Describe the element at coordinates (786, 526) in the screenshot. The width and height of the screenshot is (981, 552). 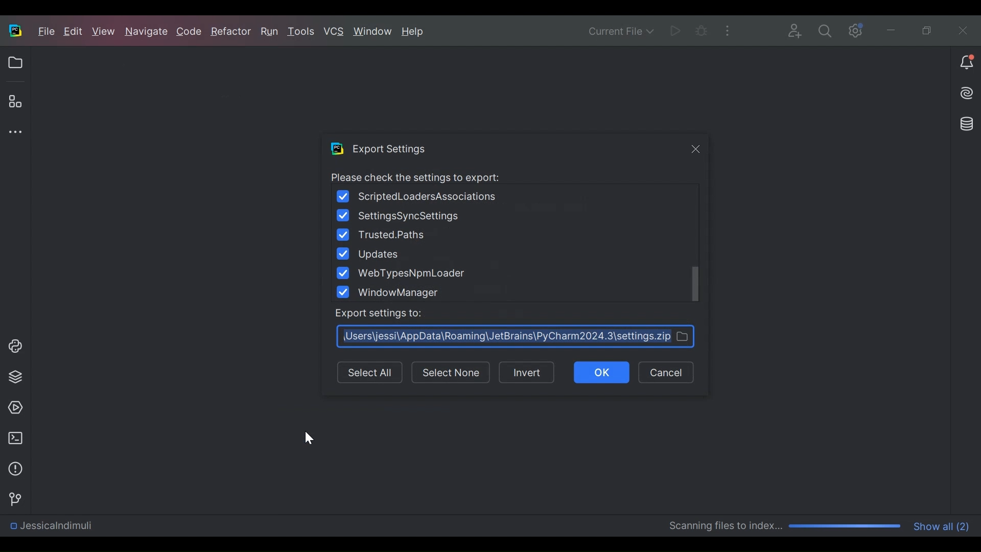
I see `Scanning Progress` at that location.